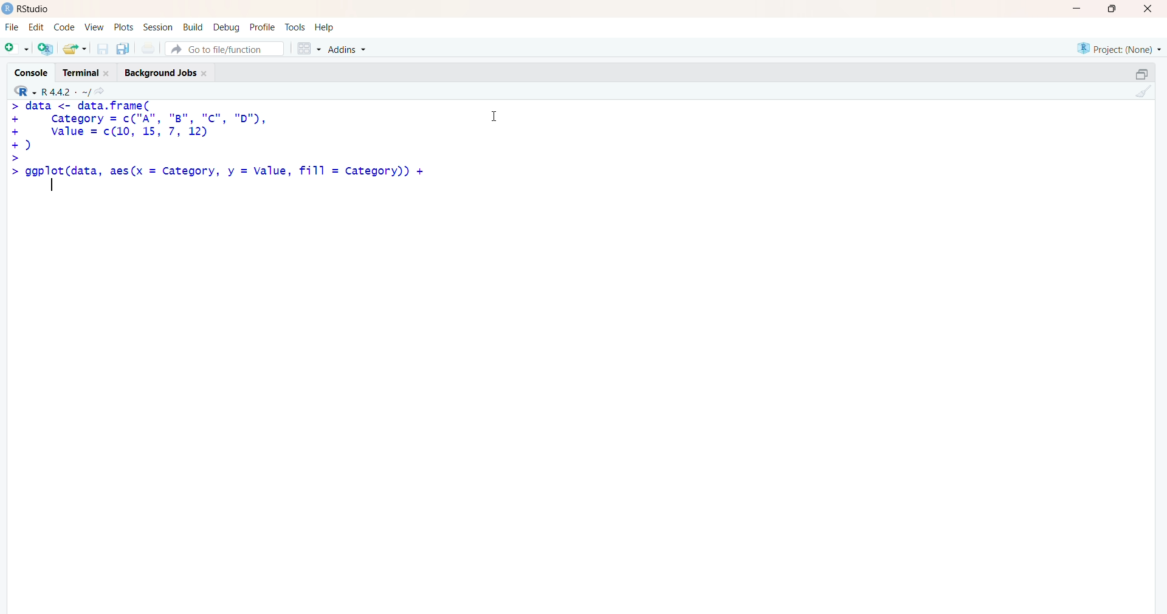 Image resolution: width=1167 pixels, height=614 pixels. I want to click on Rstudio, so click(37, 9).